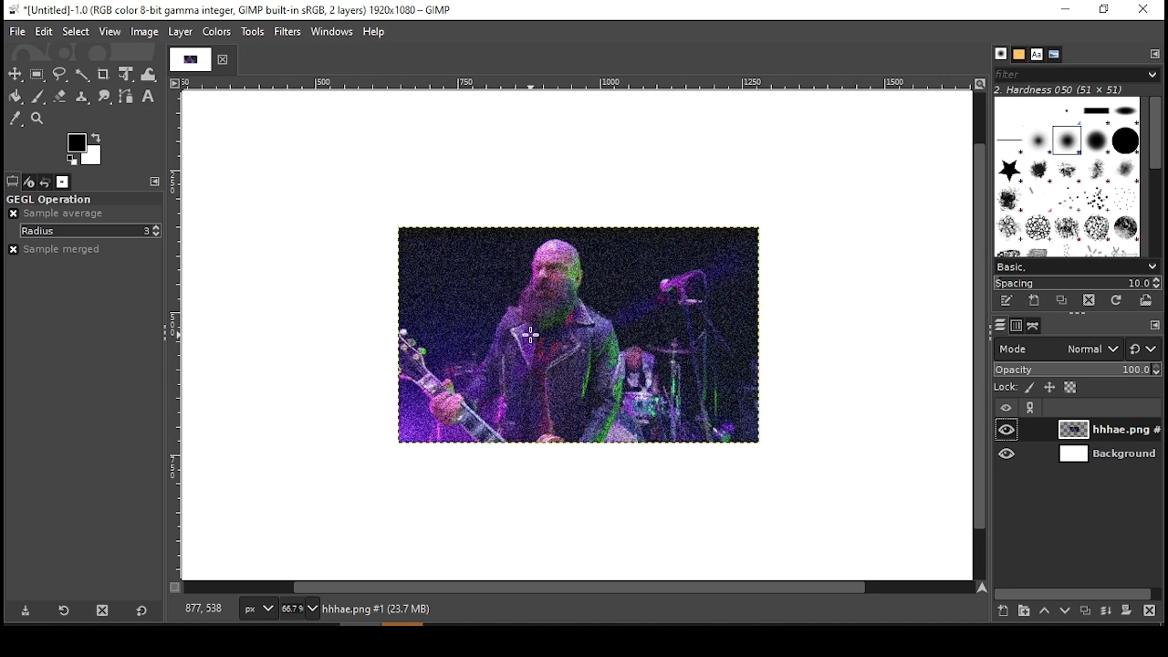  I want to click on radius, so click(90, 231).